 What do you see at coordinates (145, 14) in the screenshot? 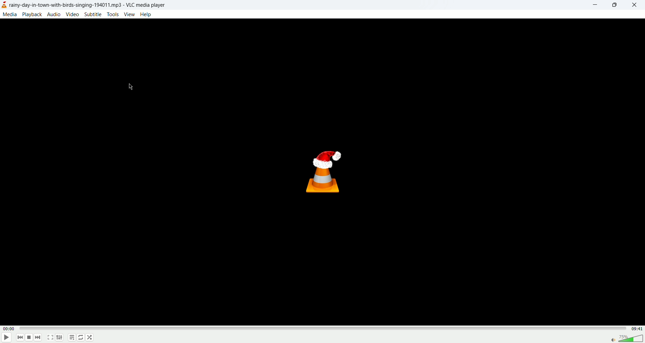
I see `help` at bounding box center [145, 14].